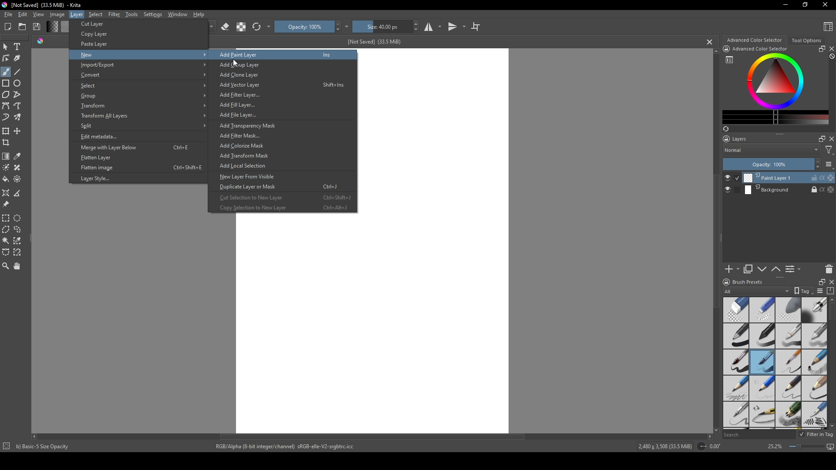 The height and width of the screenshot is (470, 836). I want to click on pencil, so click(815, 388).